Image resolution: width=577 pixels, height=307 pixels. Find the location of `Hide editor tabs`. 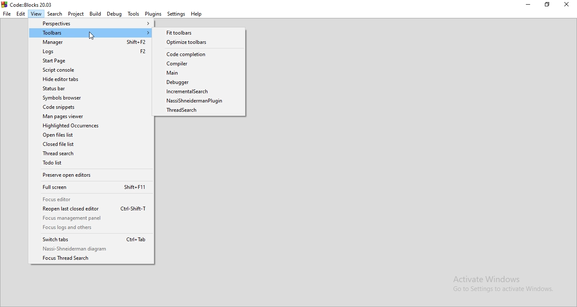

Hide editor tabs is located at coordinates (90, 79).